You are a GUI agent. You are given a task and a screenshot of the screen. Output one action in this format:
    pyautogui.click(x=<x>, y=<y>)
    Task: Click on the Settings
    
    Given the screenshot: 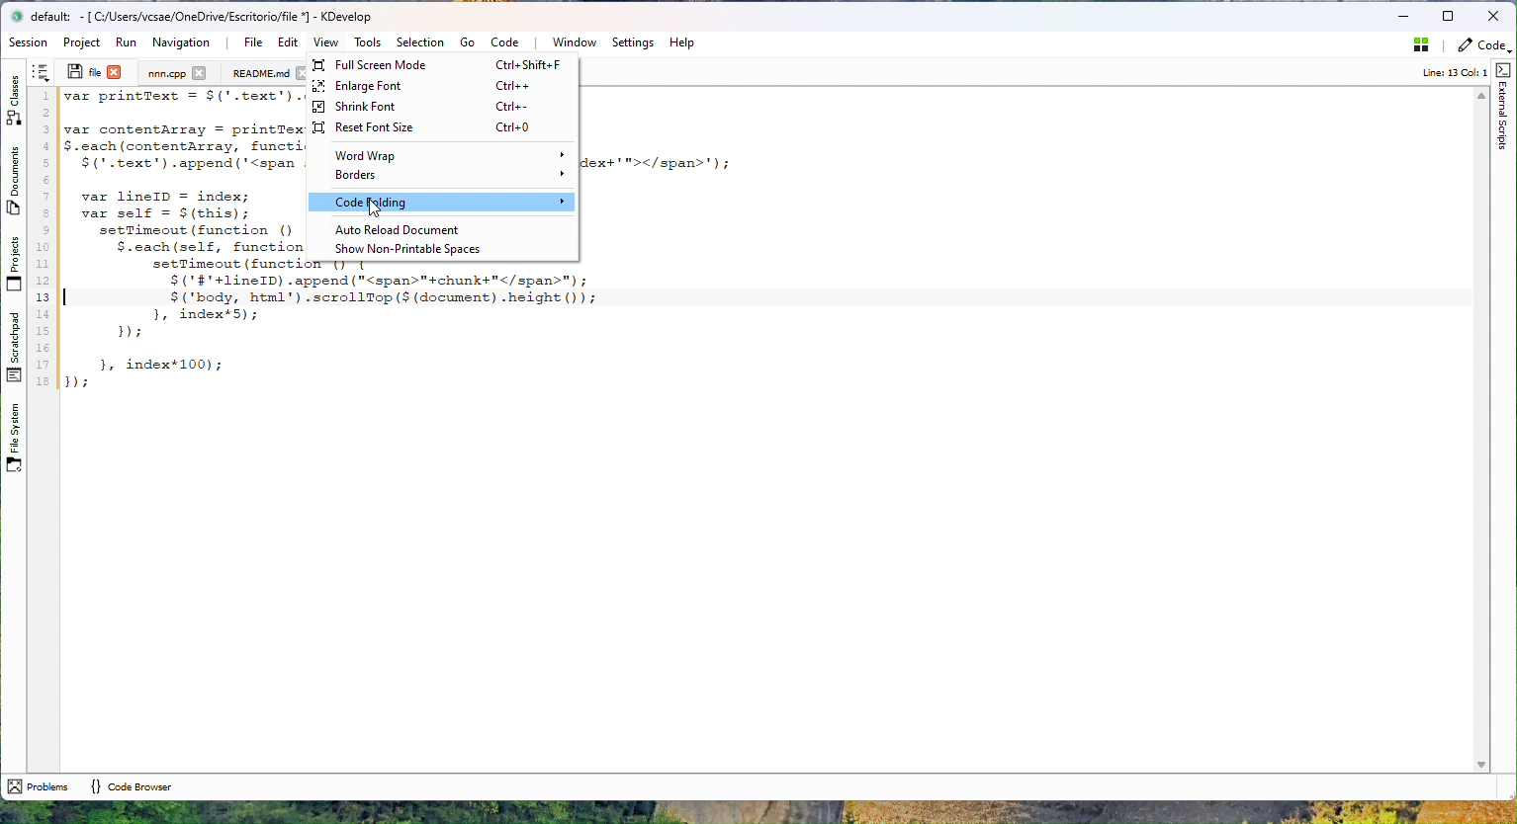 What is the action you would take?
    pyautogui.click(x=632, y=42)
    